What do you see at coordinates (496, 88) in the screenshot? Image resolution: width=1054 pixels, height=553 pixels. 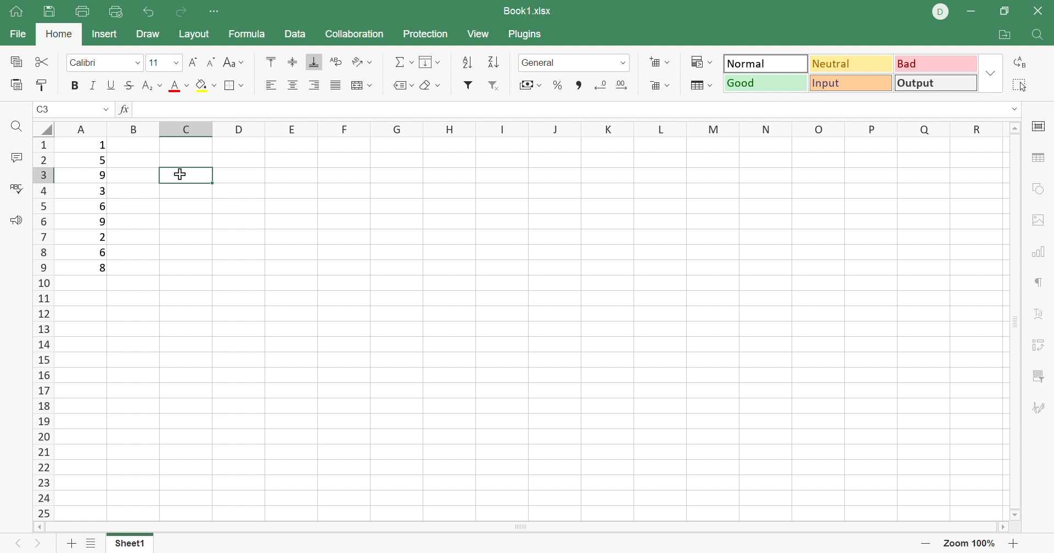 I see `Remove filter` at bounding box center [496, 88].